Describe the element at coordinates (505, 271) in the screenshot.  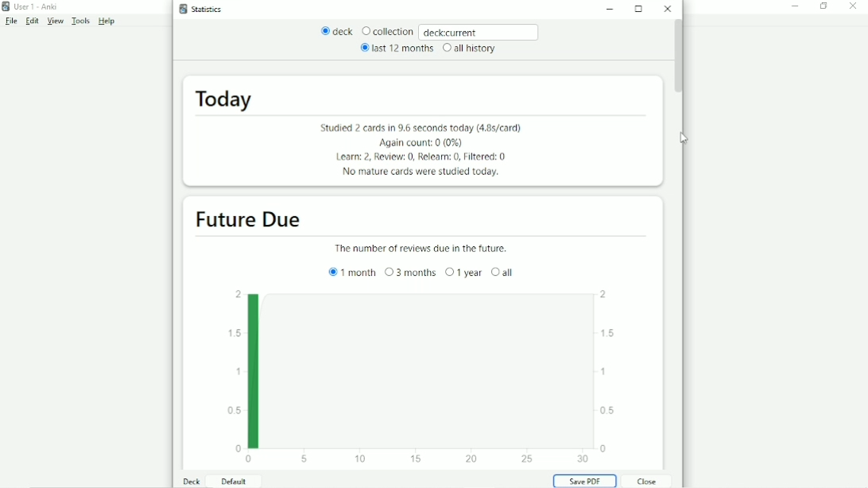
I see `all` at that location.